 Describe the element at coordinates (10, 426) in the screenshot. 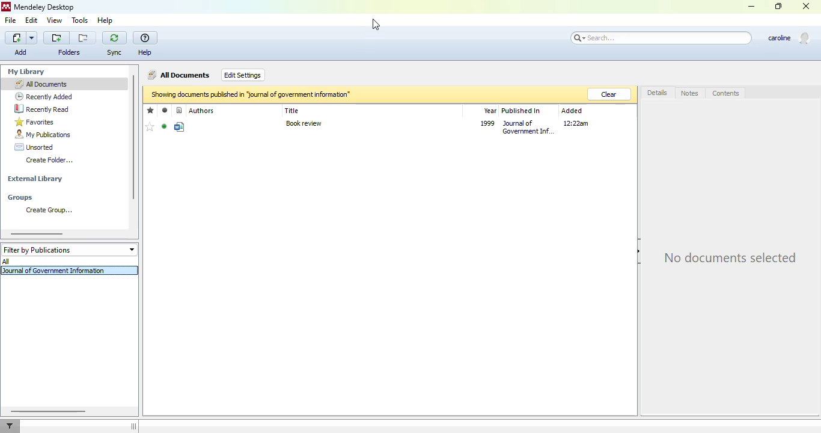

I see `filter documents by author, tag or publication.` at that location.